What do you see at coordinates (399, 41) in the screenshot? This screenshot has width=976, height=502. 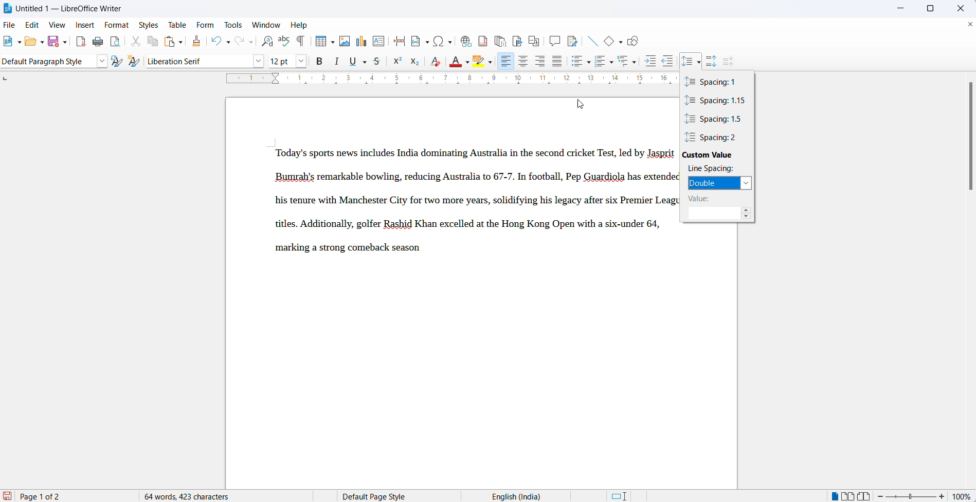 I see `page break` at bounding box center [399, 41].